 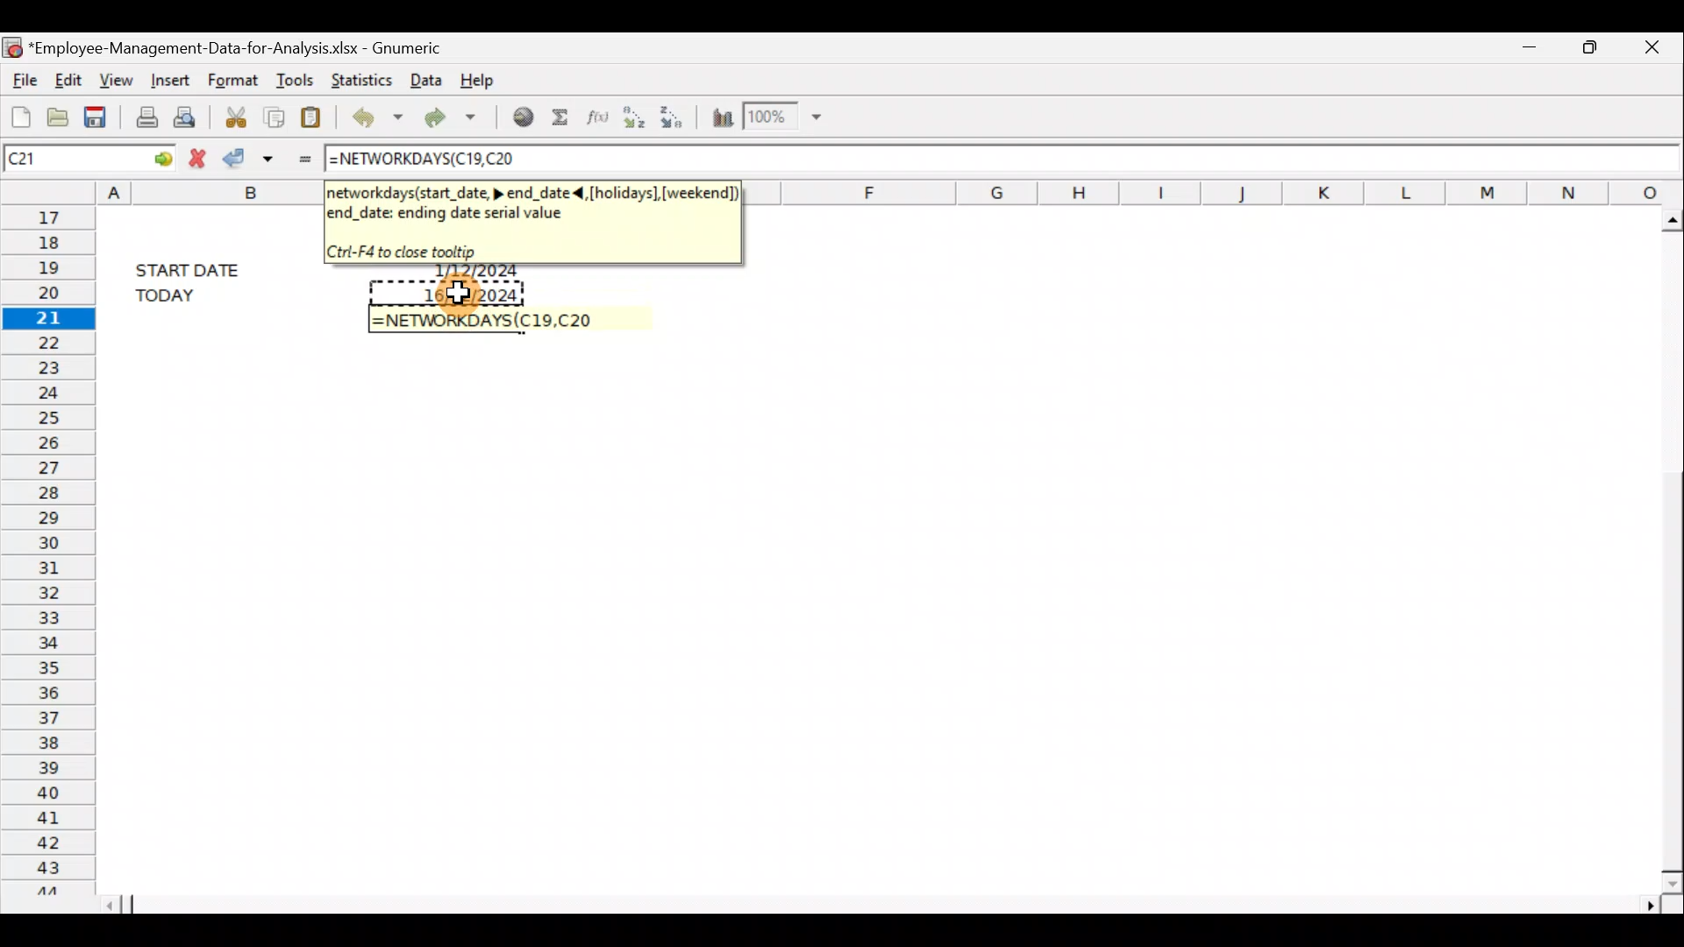 What do you see at coordinates (1221, 190) in the screenshot?
I see `Columns` at bounding box center [1221, 190].